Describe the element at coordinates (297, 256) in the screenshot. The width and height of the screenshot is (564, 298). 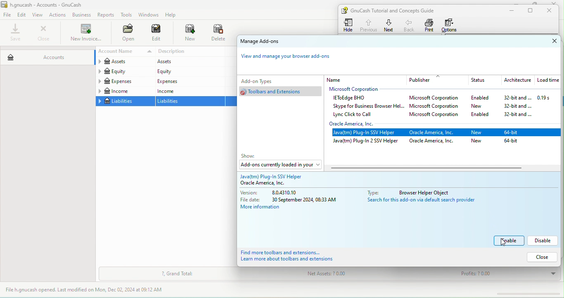
I see `find more toolbars and extensions learn more about toolbars and extensions` at that location.